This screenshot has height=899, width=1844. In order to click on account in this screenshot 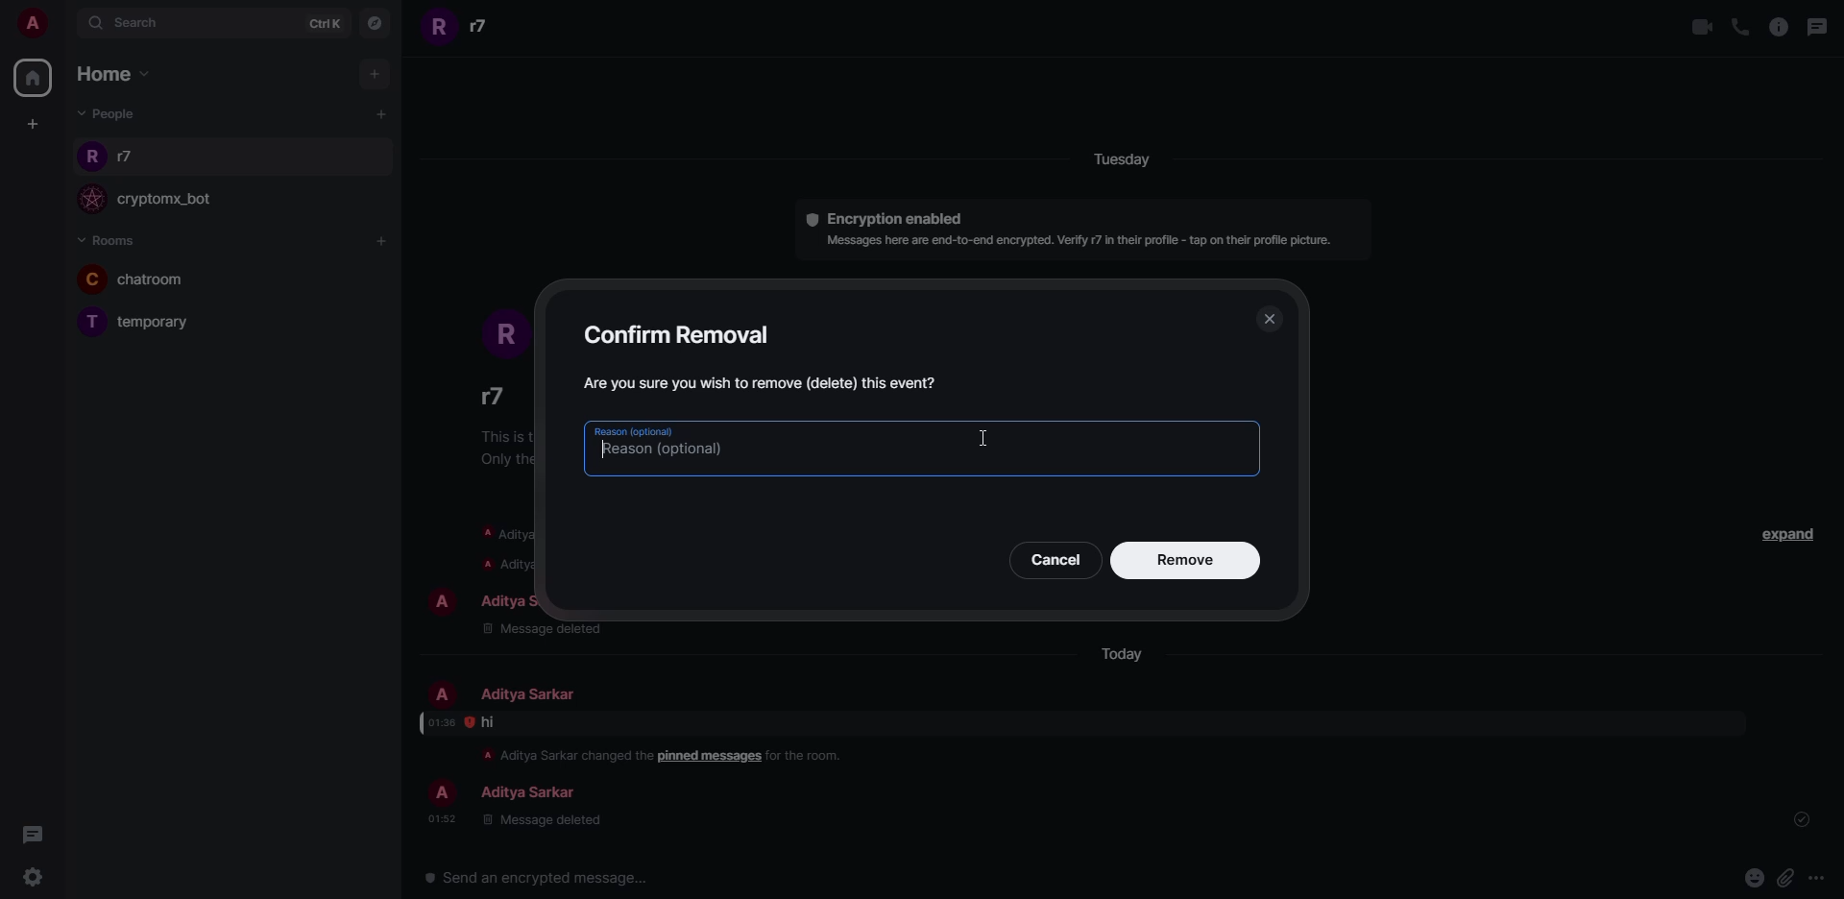, I will do `click(35, 24)`.